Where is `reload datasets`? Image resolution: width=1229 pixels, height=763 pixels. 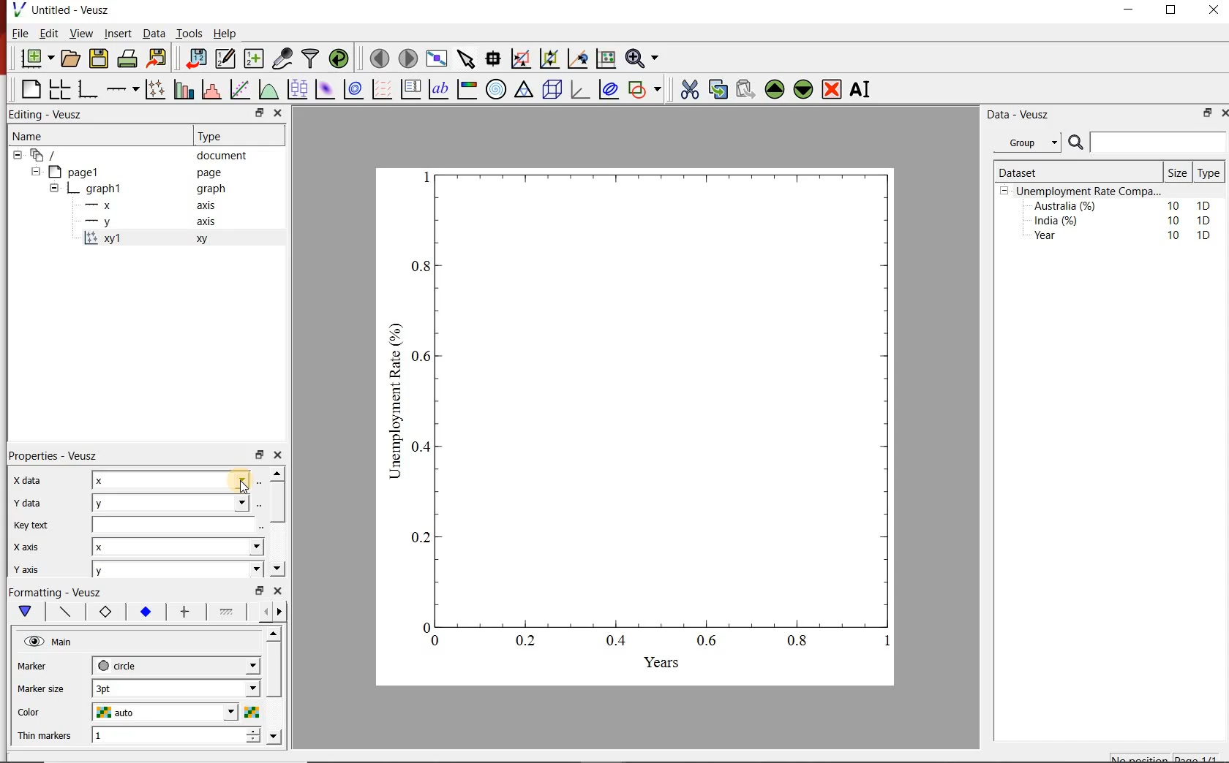
reload datasets is located at coordinates (339, 58).